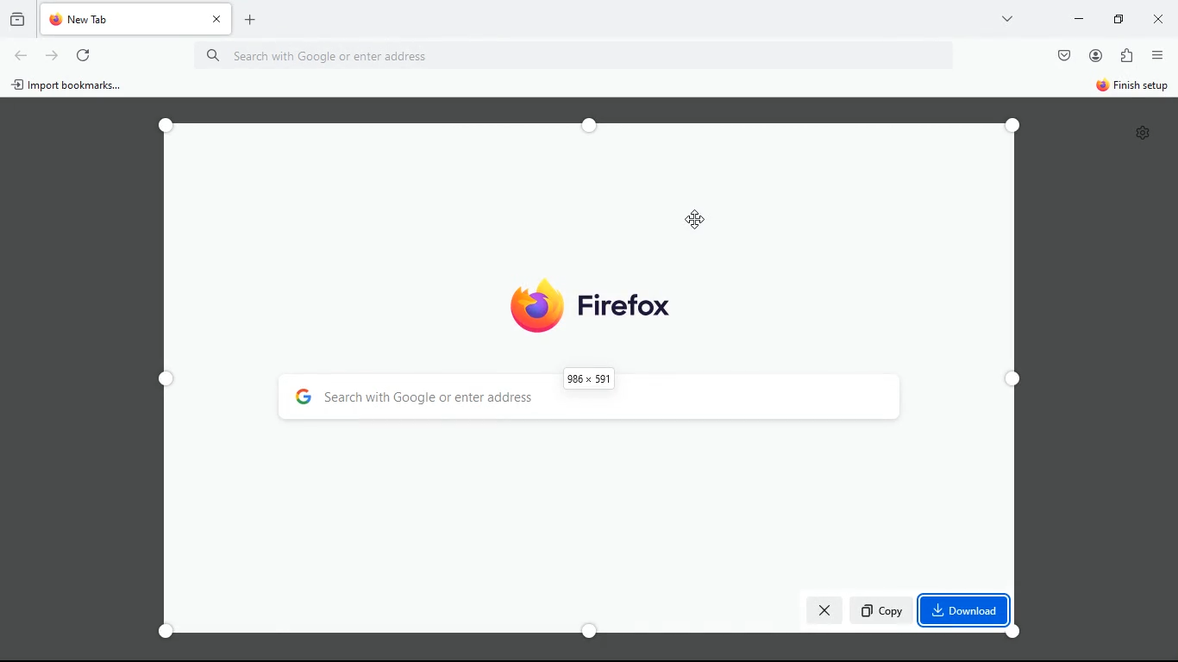  I want to click on more, so click(1008, 18).